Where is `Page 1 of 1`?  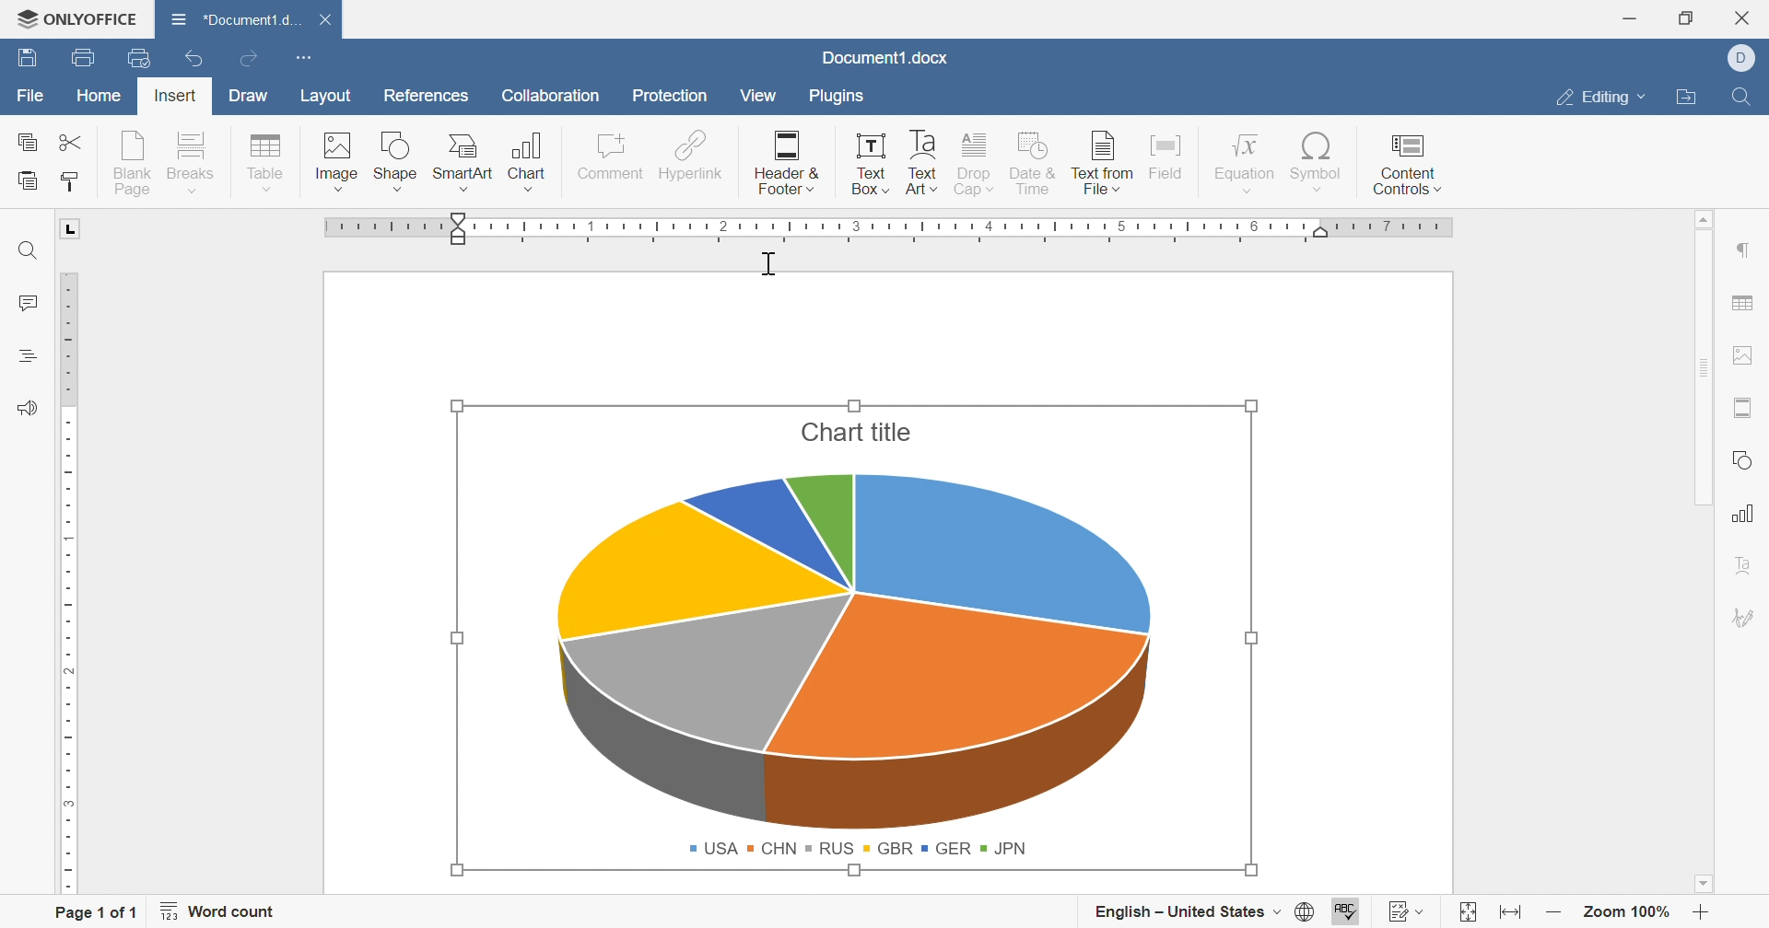 Page 1 of 1 is located at coordinates (94, 912).